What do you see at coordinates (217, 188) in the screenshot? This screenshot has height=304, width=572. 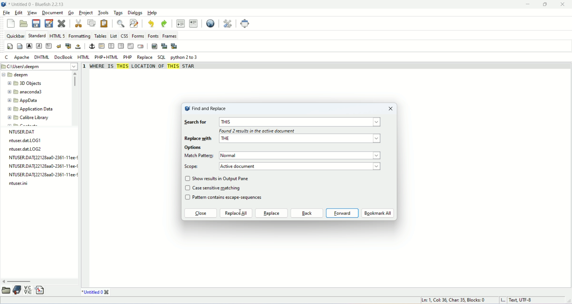 I see `case sensitive matching` at bounding box center [217, 188].